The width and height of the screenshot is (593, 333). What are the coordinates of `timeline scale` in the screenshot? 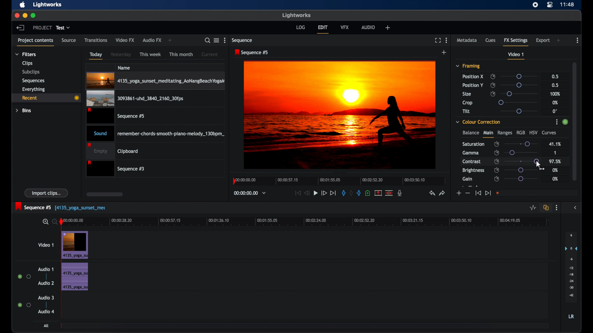 It's located at (309, 222).